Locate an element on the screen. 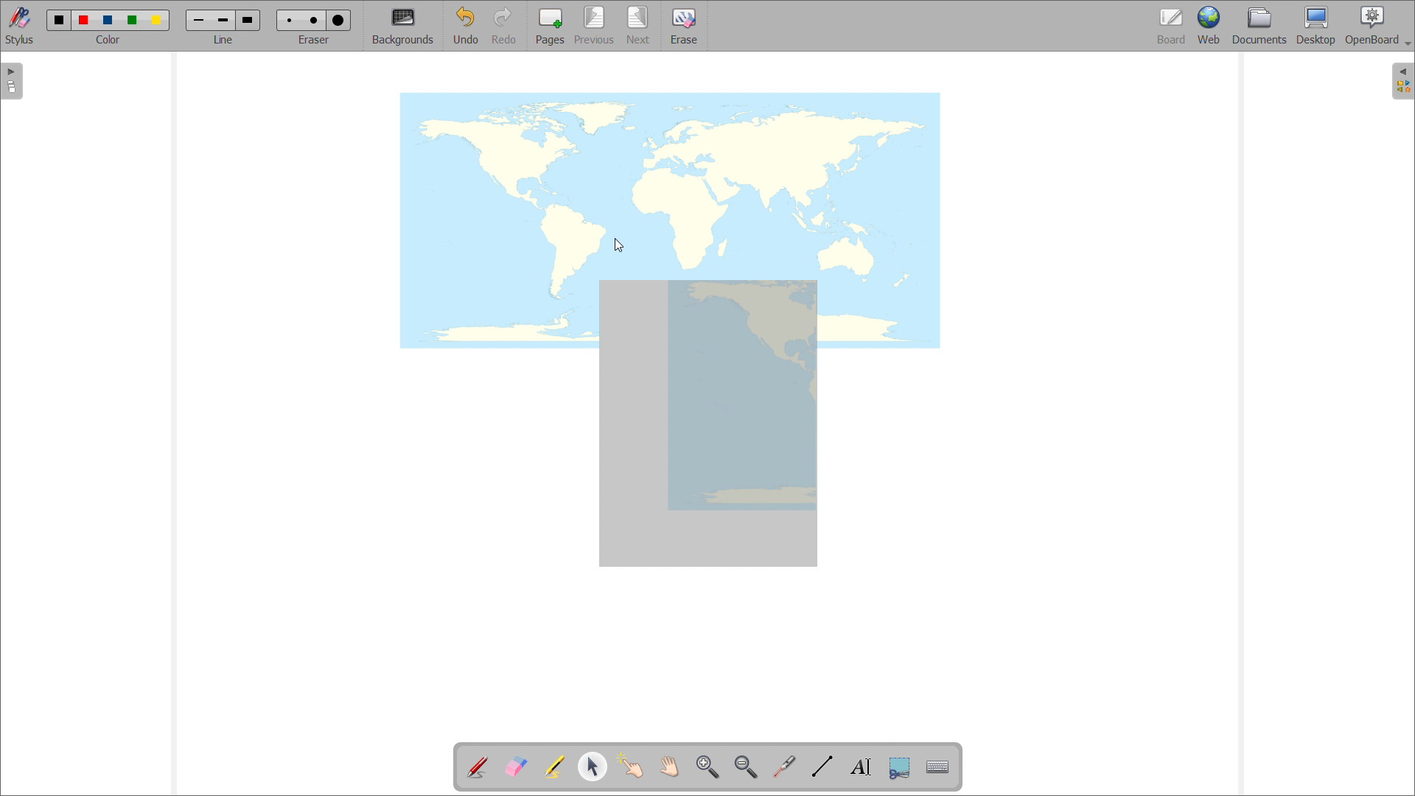  virtual laser pointer is located at coordinates (783, 767).